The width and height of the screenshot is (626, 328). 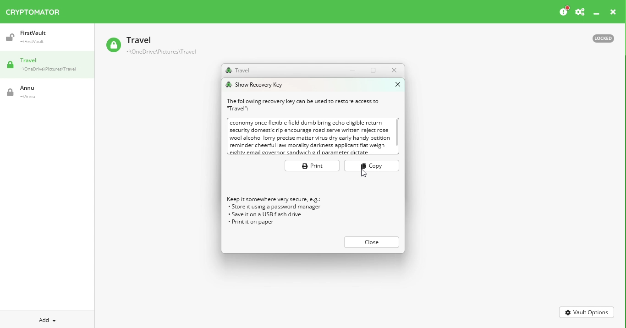 What do you see at coordinates (374, 166) in the screenshot?
I see `Copy` at bounding box center [374, 166].